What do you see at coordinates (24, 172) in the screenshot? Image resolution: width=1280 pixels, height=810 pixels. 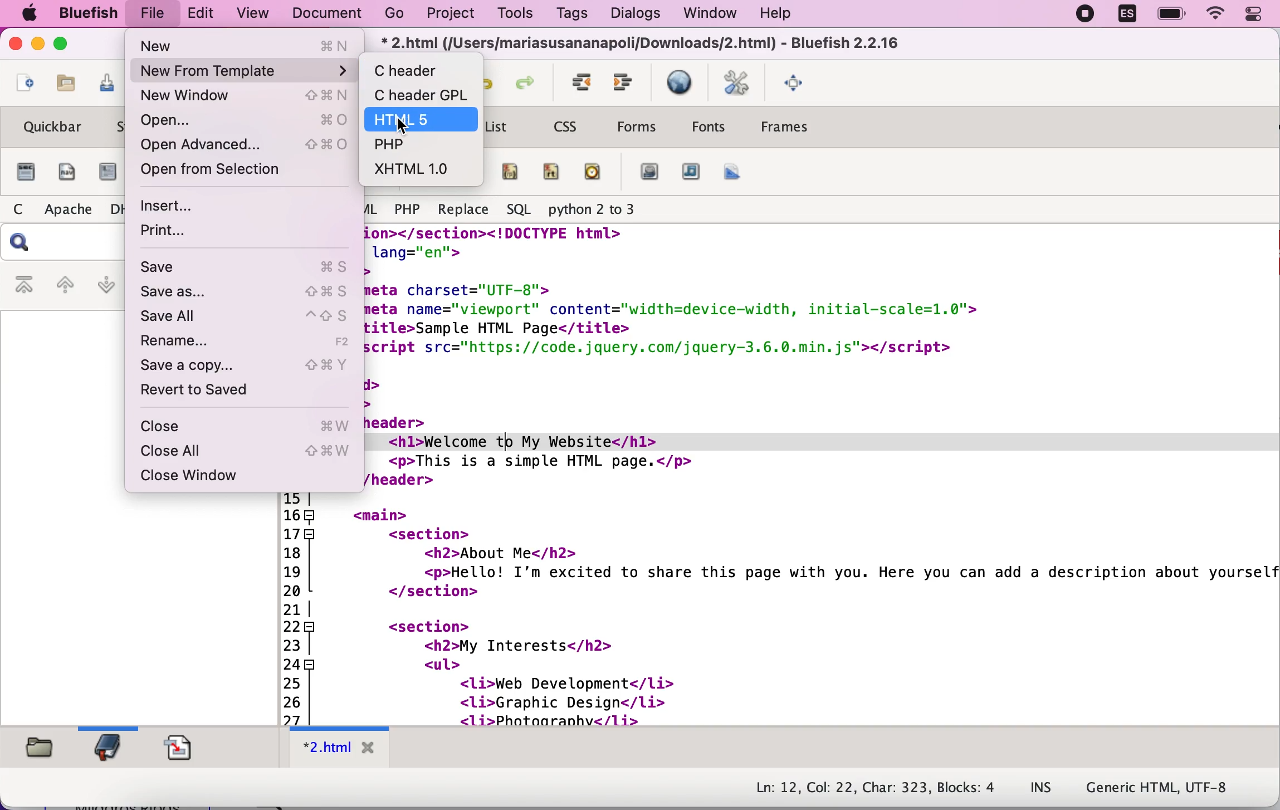 I see `section` at bounding box center [24, 172].